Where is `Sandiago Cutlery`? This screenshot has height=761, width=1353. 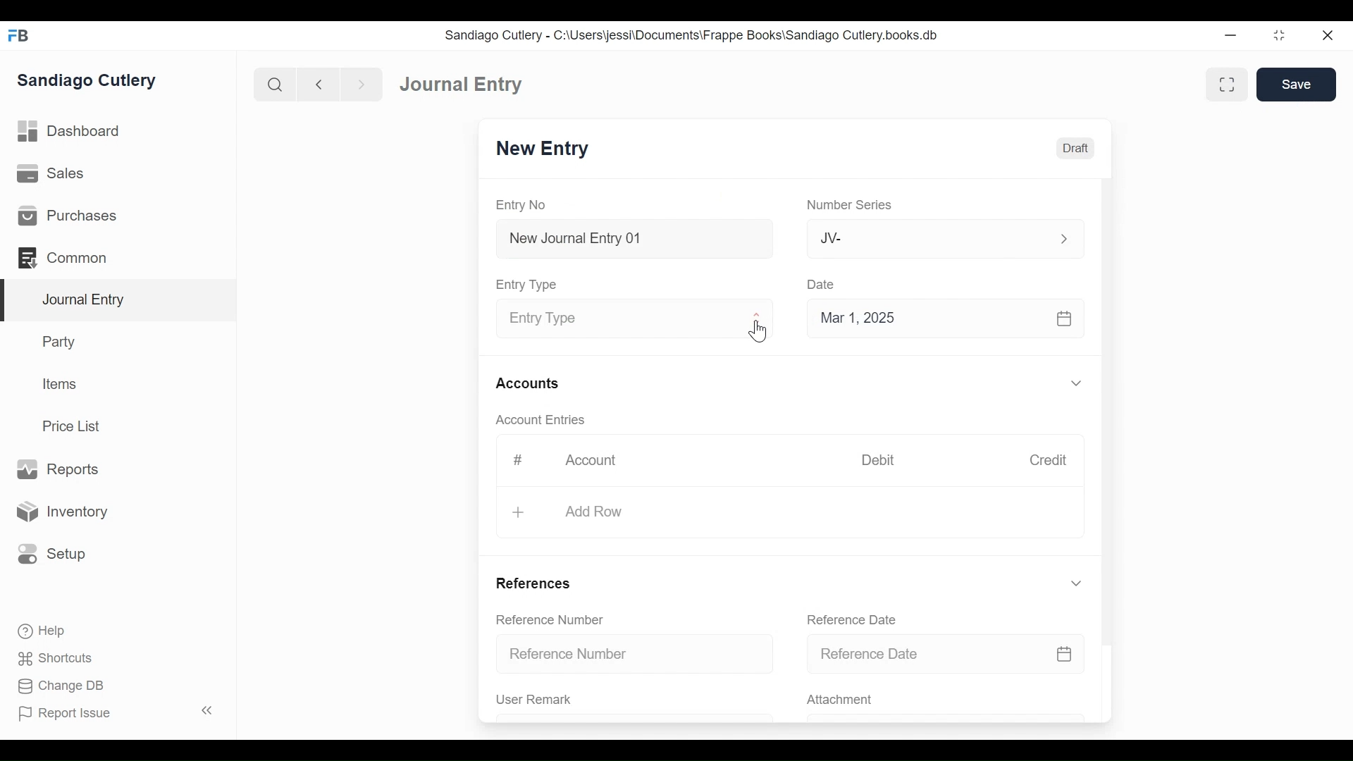 Sandiago Cutlery is located at coordinates (94, 82).